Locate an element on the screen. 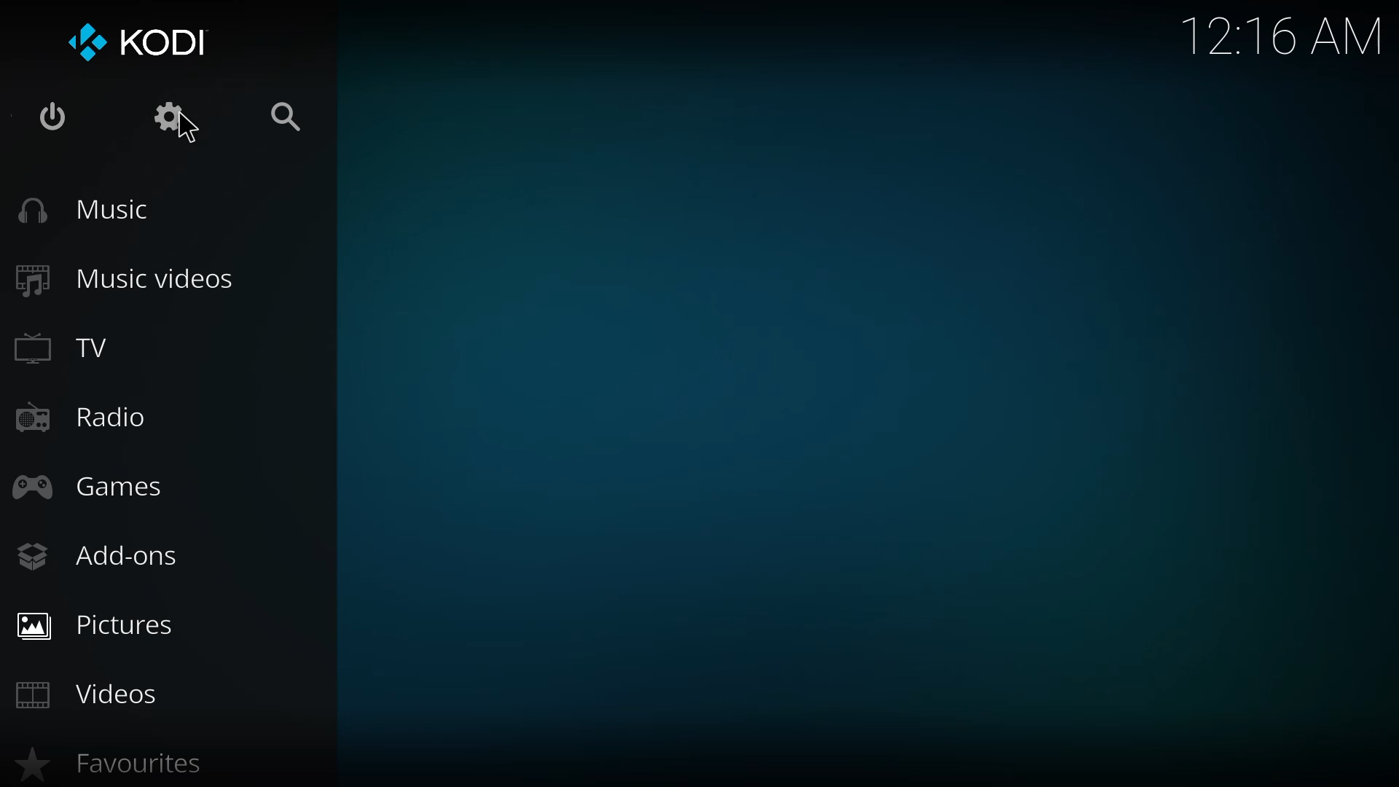  music is located at coordinates (92, 211).